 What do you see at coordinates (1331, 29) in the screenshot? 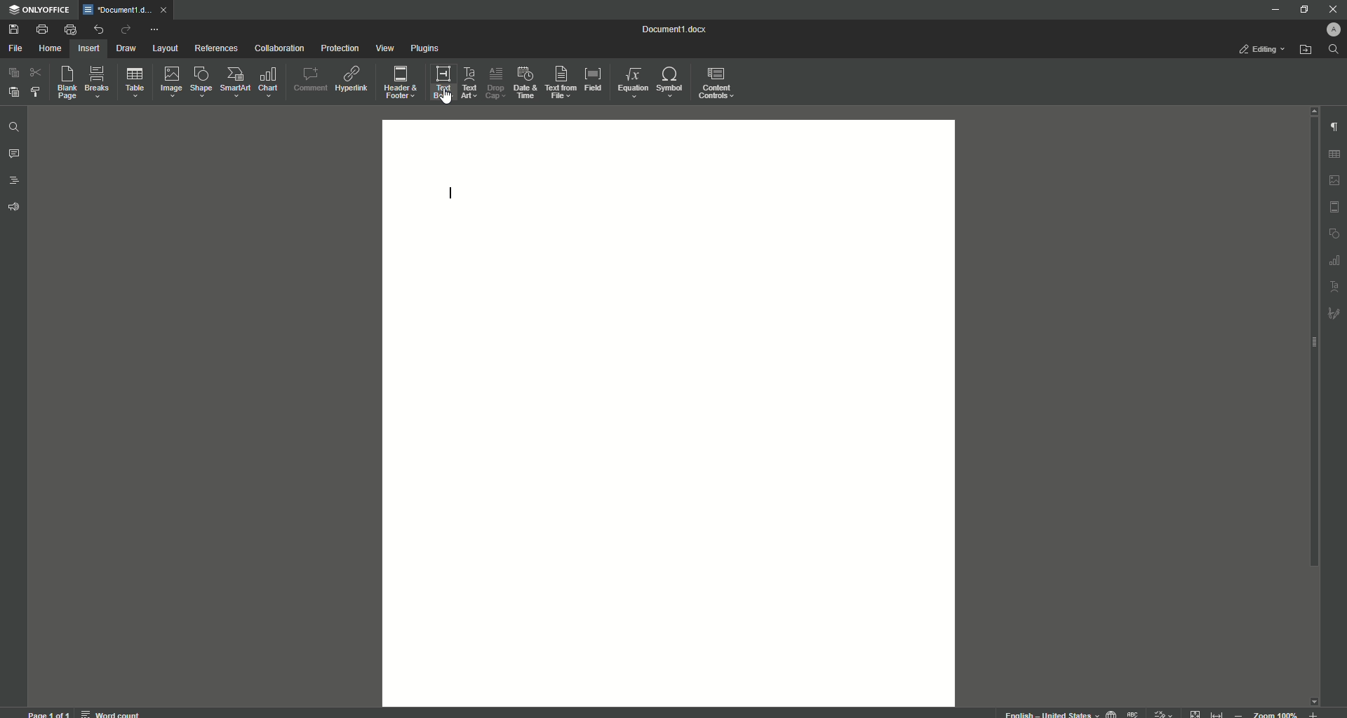
I see `Profile` at bounding box center [1331, 29].